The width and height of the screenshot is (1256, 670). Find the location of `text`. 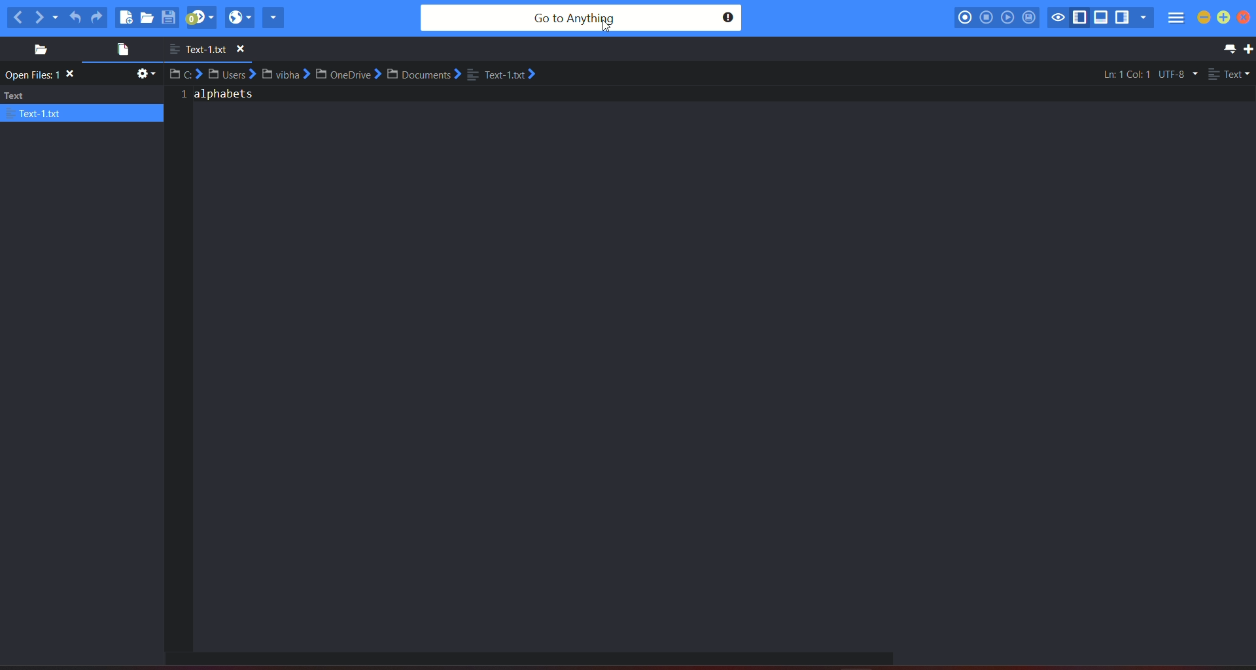

text is located at coordinates (82, 104).